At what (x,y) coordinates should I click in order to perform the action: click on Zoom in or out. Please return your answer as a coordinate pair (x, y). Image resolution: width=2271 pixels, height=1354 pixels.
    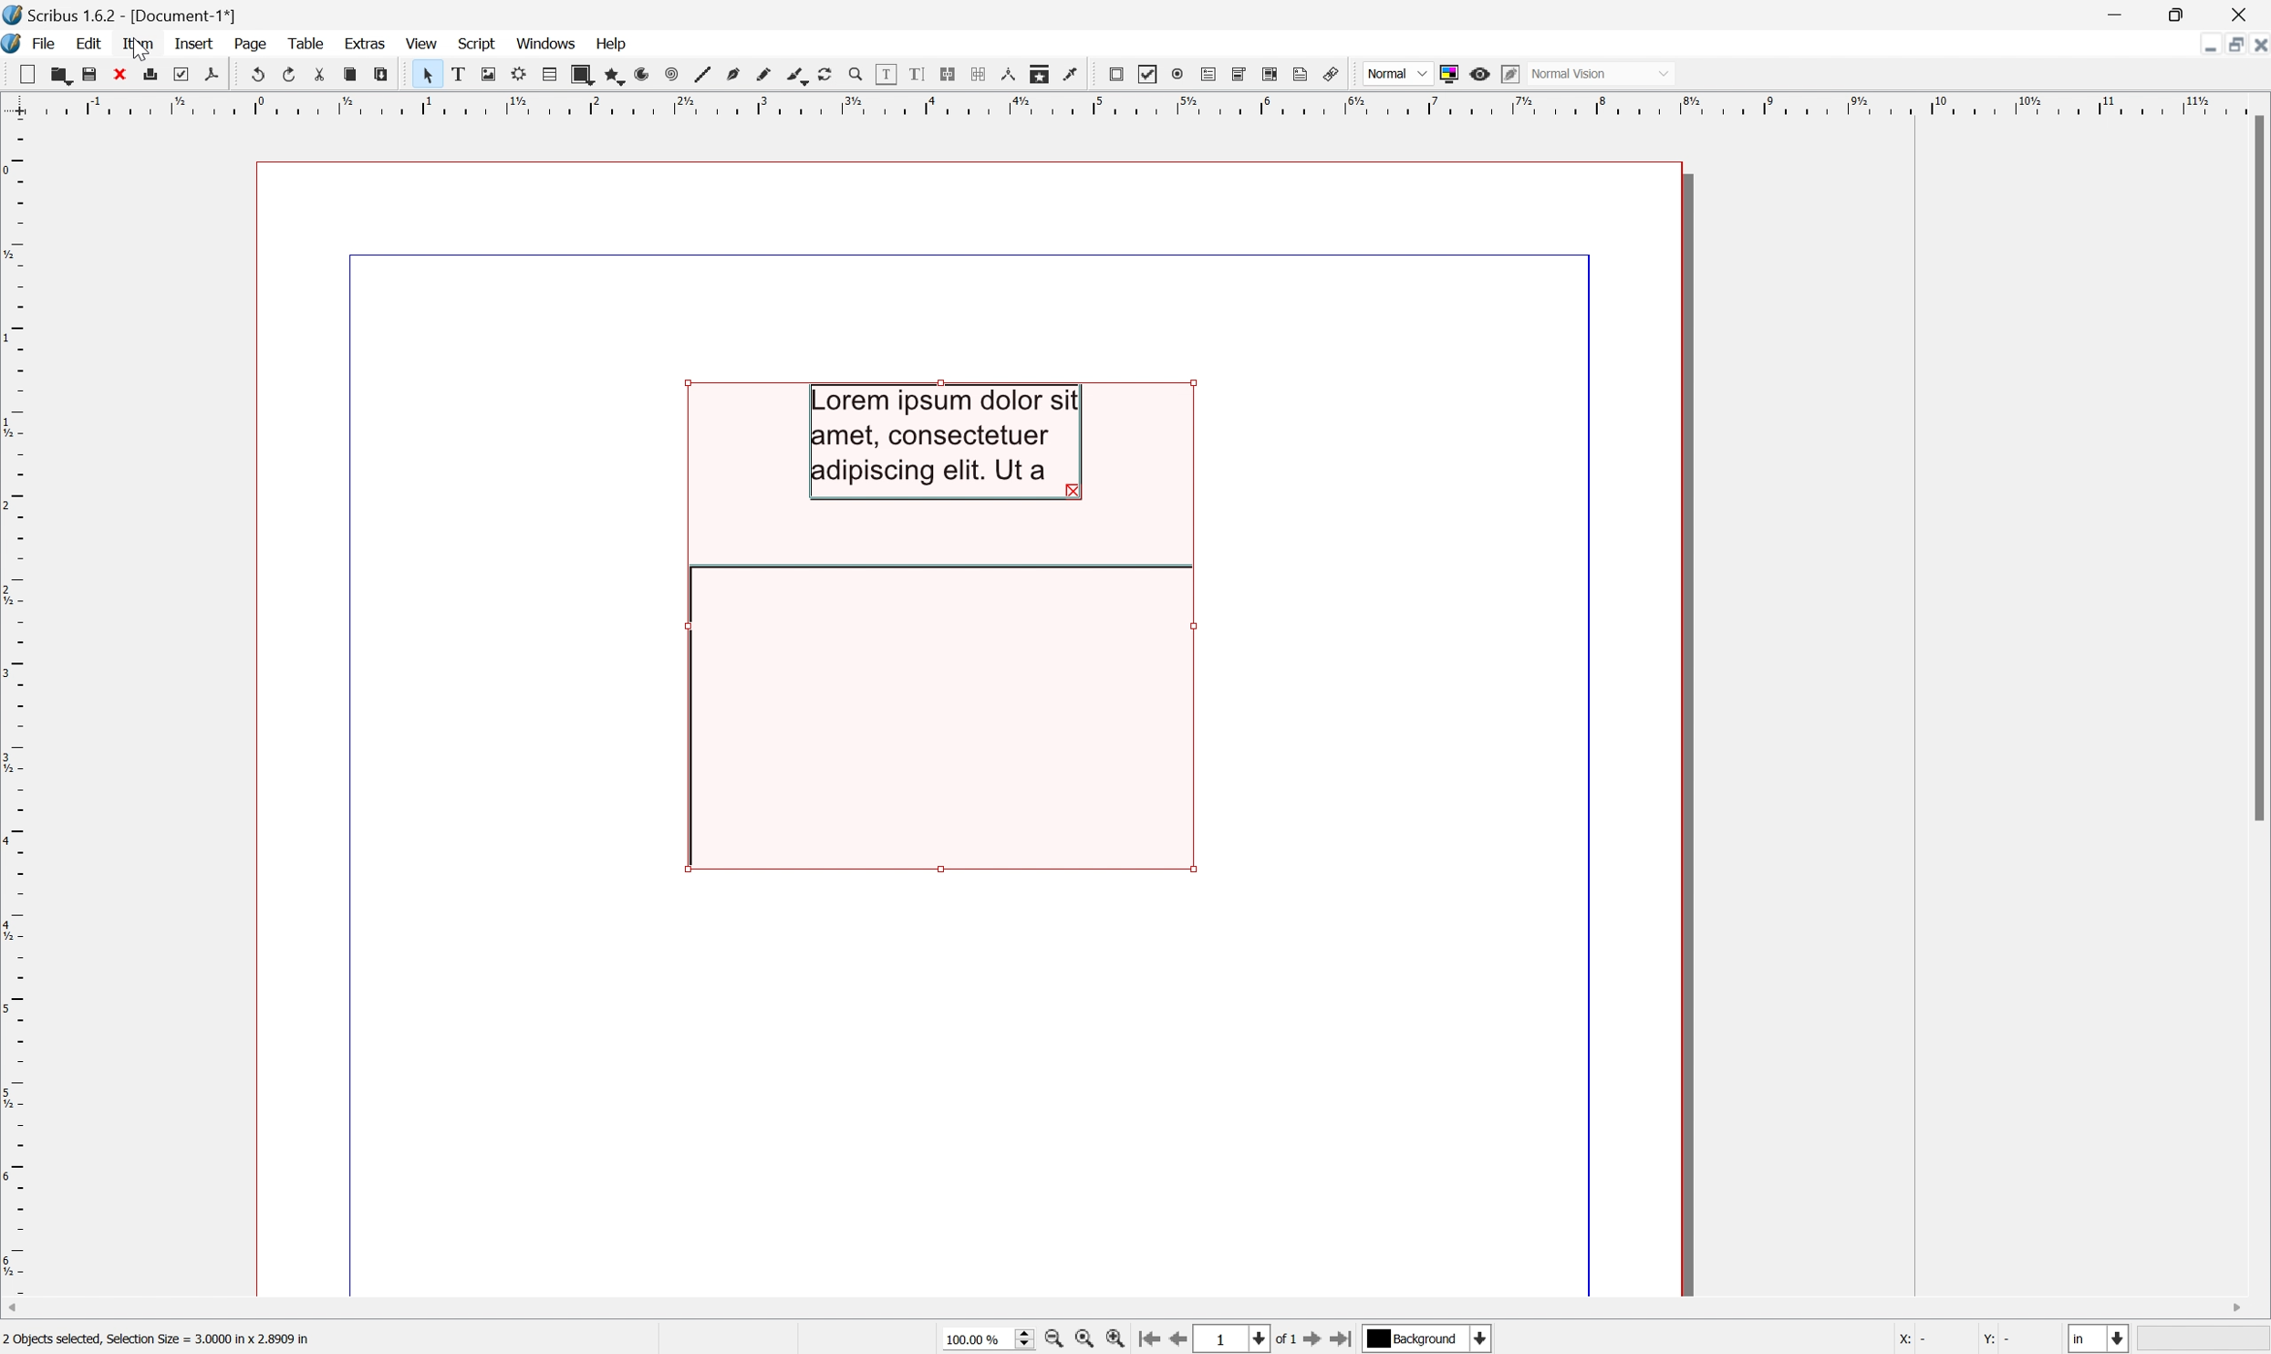
    Looking at the image, I should click on (852, 75).